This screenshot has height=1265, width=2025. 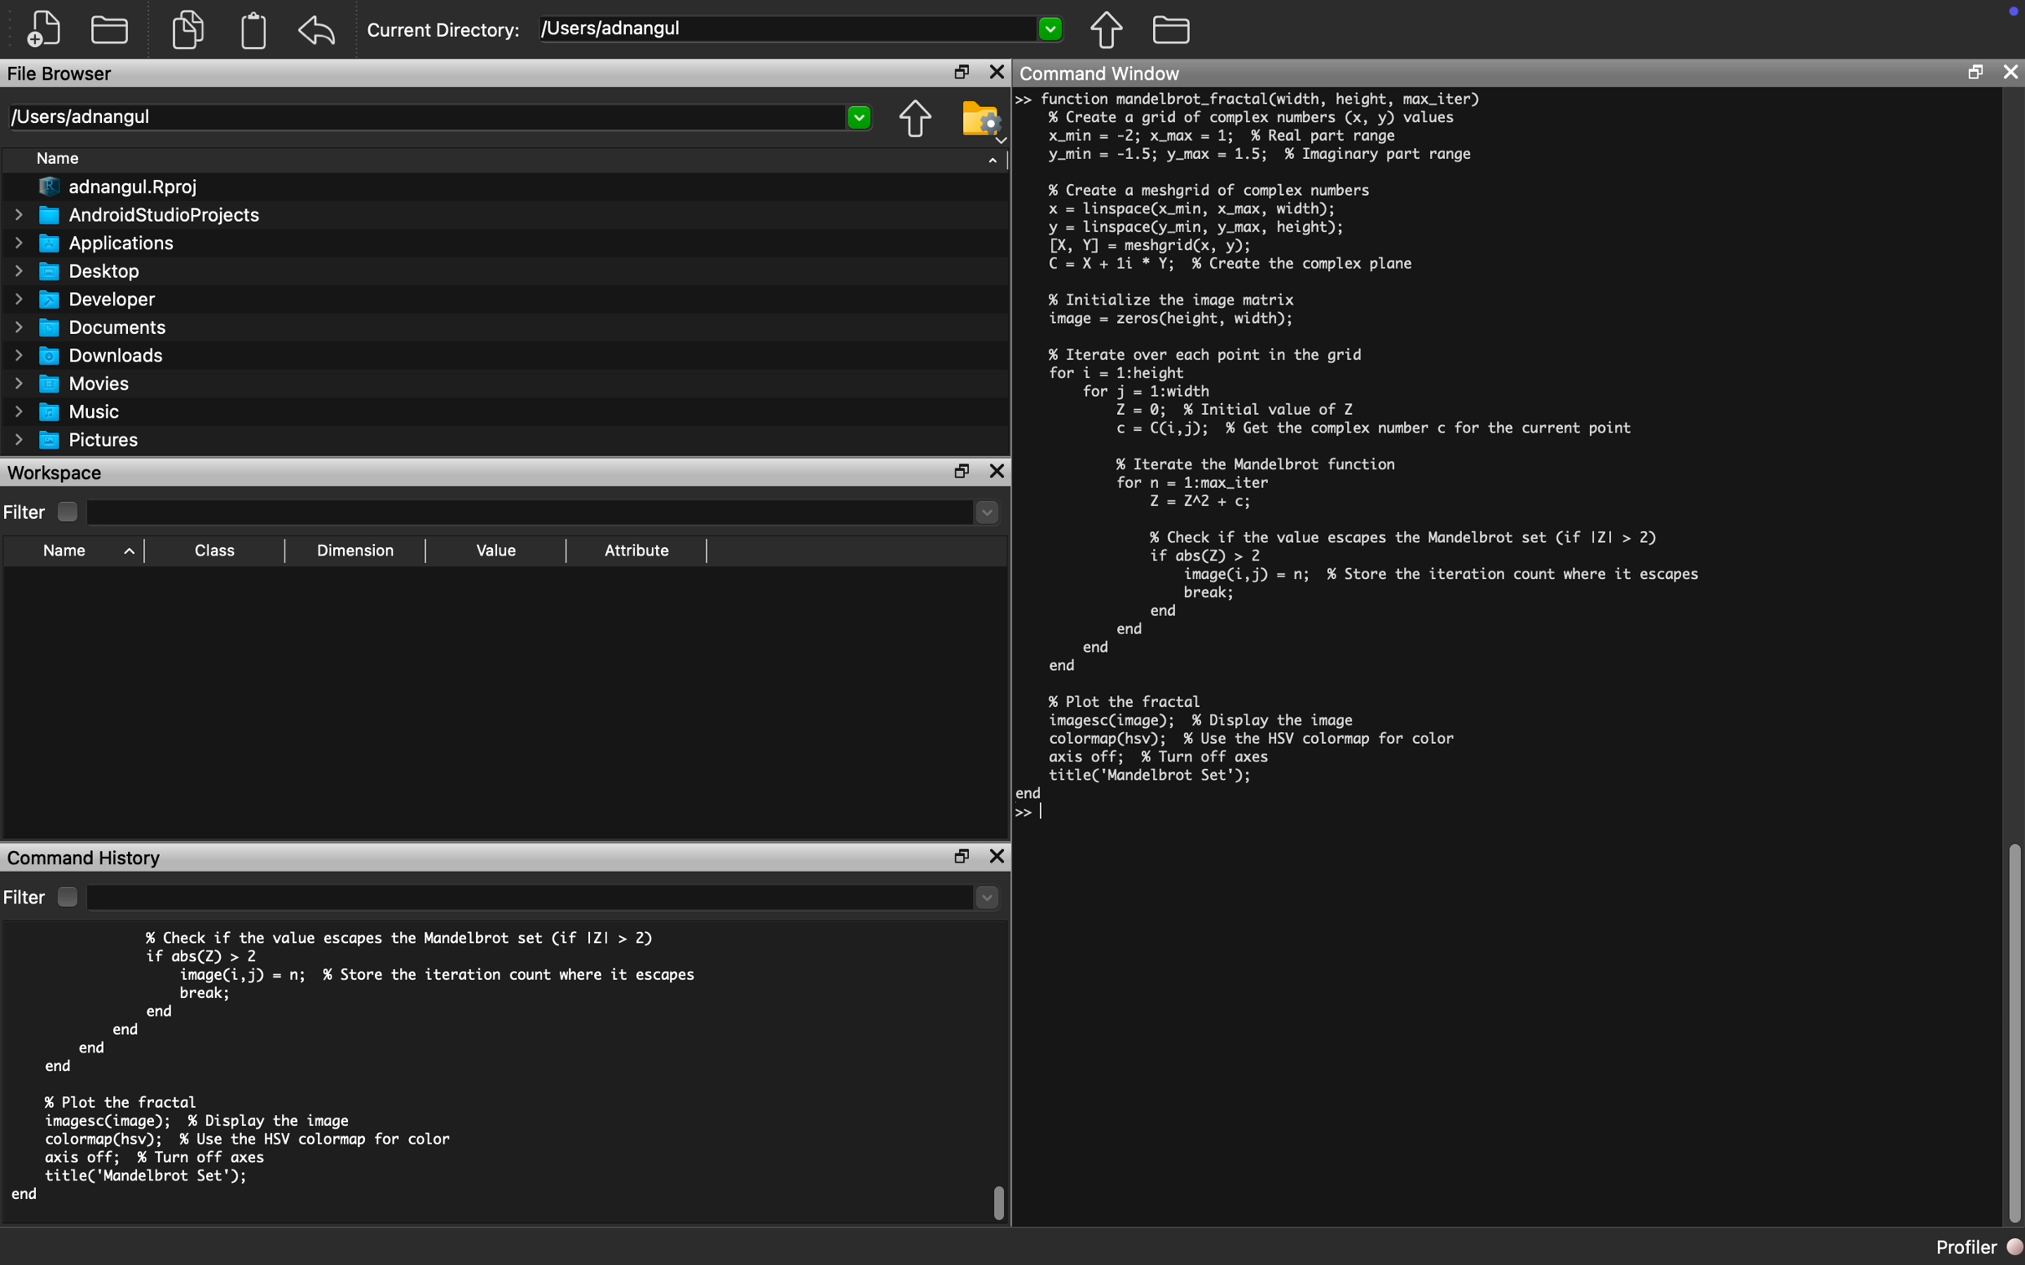 I want to click on Command History, so click(x=90, y=857).